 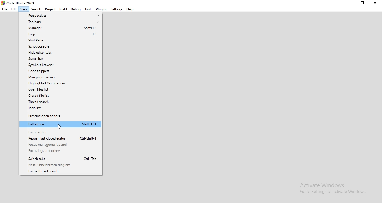 What do you see at coordinates (102, 9) in the screenshot?
I see `Plugins ` at bounding box center [102, 9].